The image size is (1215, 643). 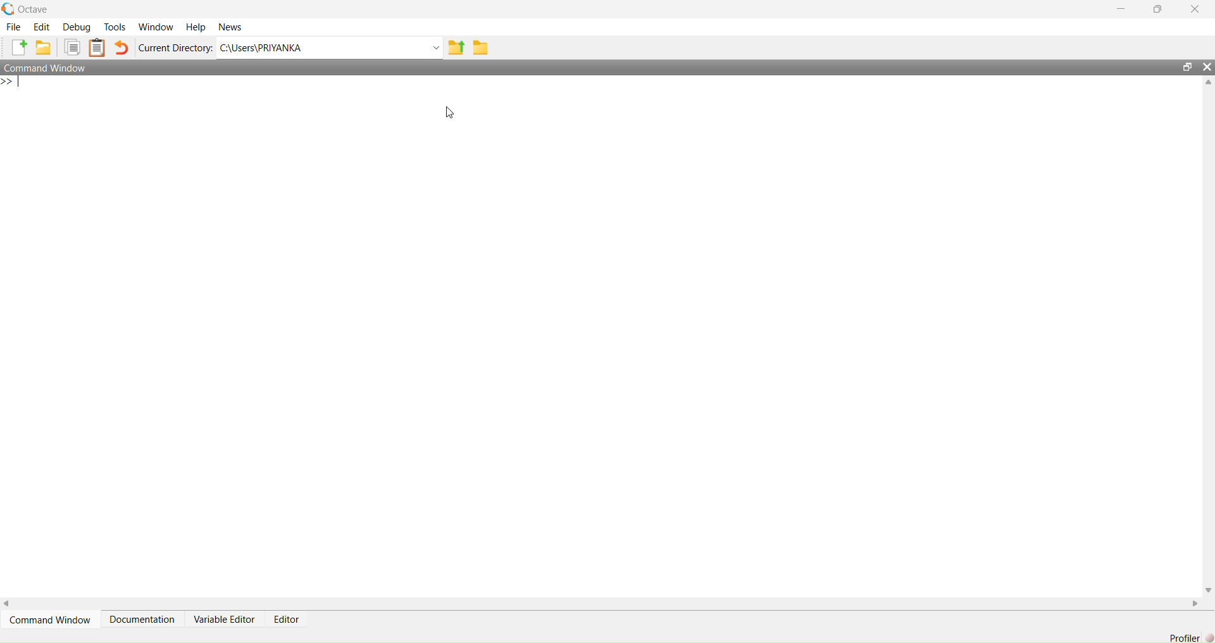 What do you see at coordinates (322, 47) in the screenshot?
I see `C:\Users\PRIYANKA` at bounding box center [322, 47].